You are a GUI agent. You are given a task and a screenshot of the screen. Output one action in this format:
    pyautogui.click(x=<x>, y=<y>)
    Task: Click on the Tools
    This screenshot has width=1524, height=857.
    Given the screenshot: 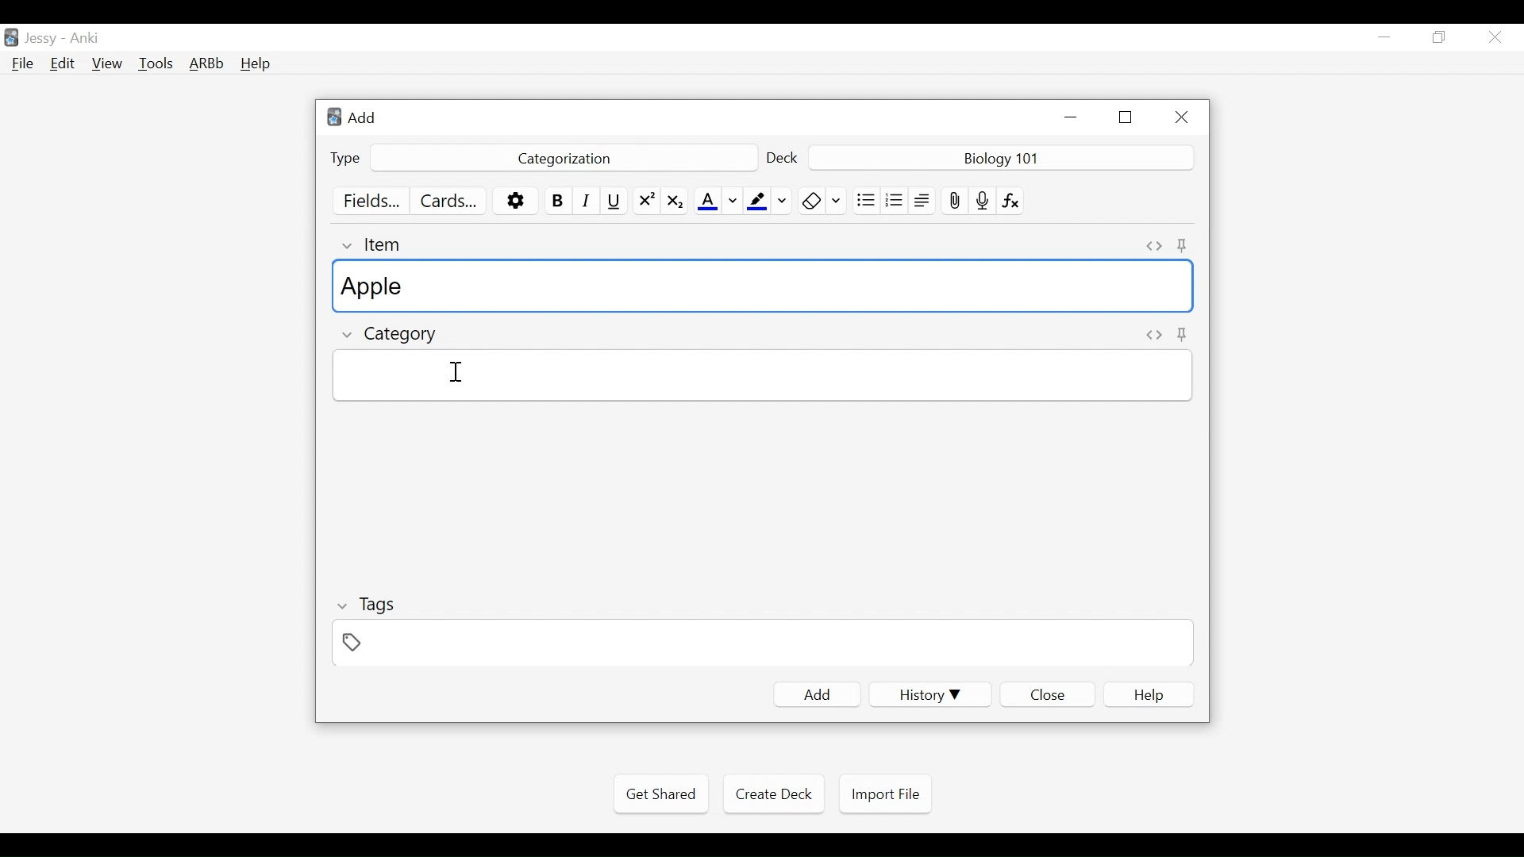 What is the action you would take?
    pyautogui.click(x=156, y=63)
    